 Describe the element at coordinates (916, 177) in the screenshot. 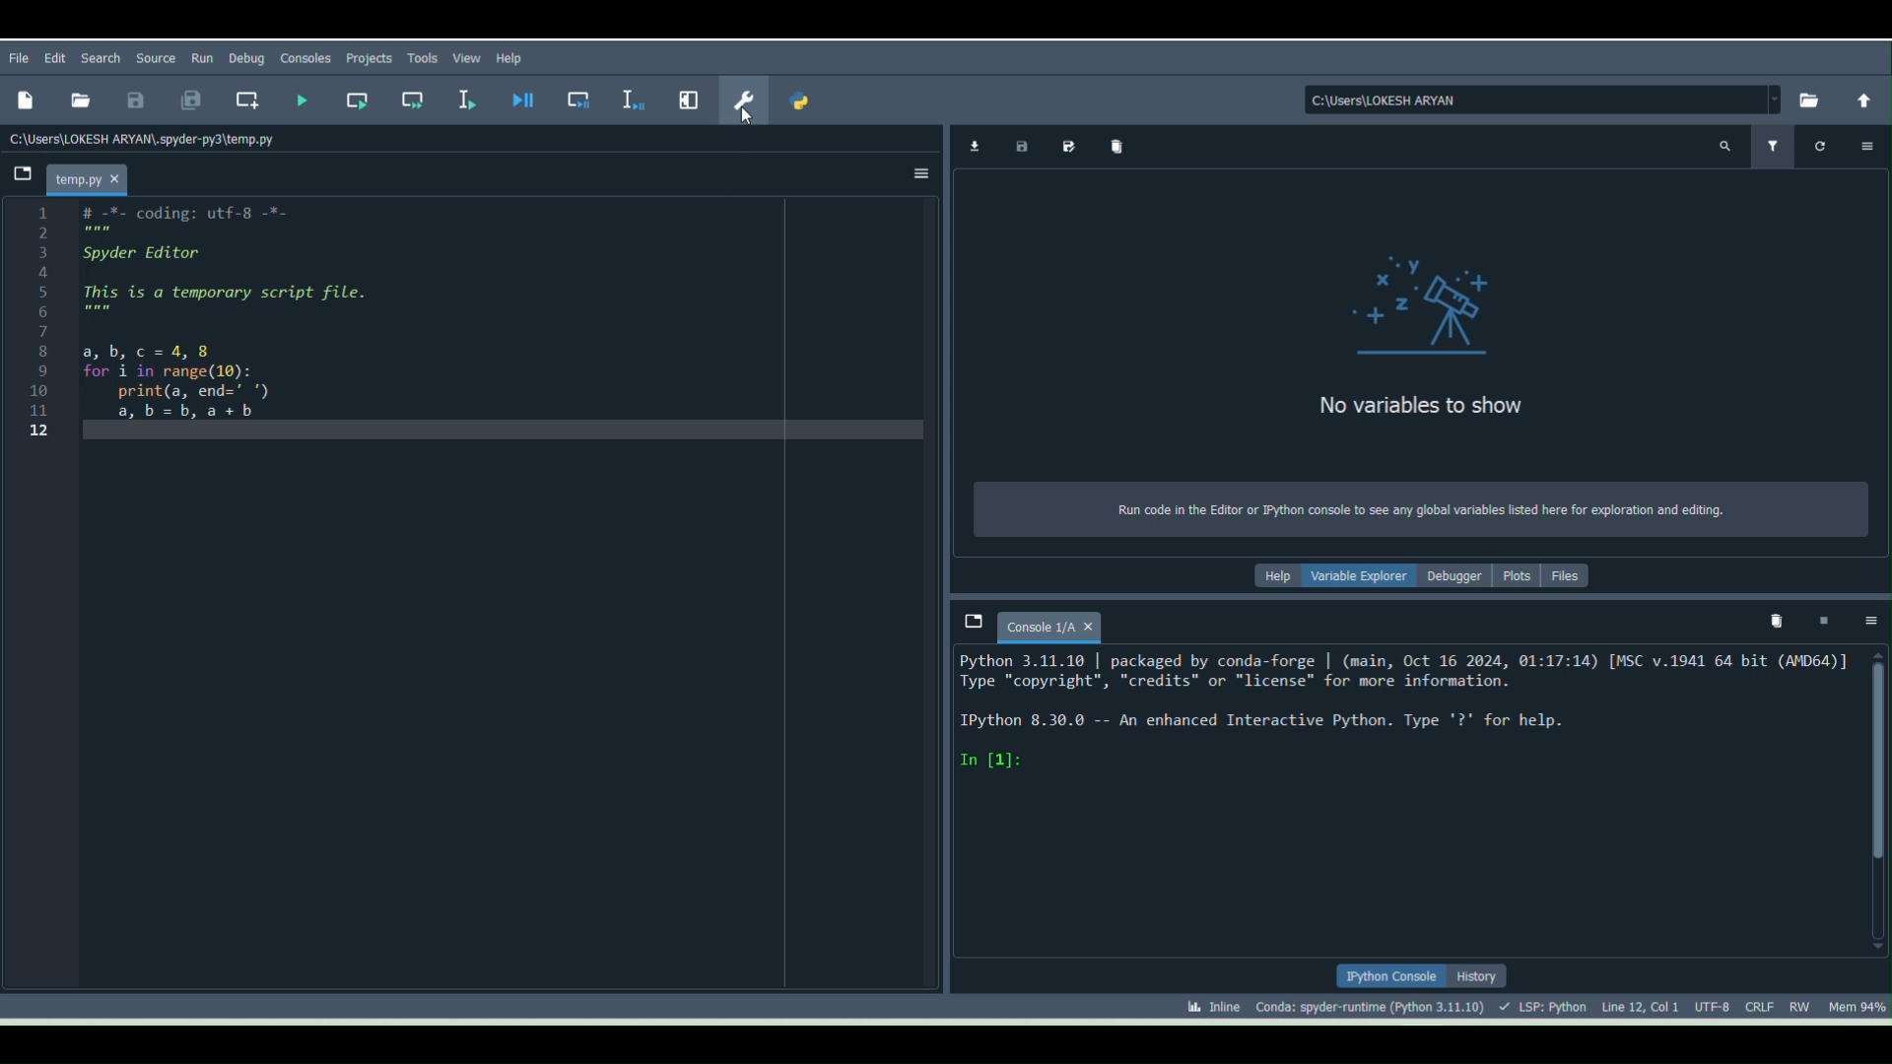

I see `Options` at that location.